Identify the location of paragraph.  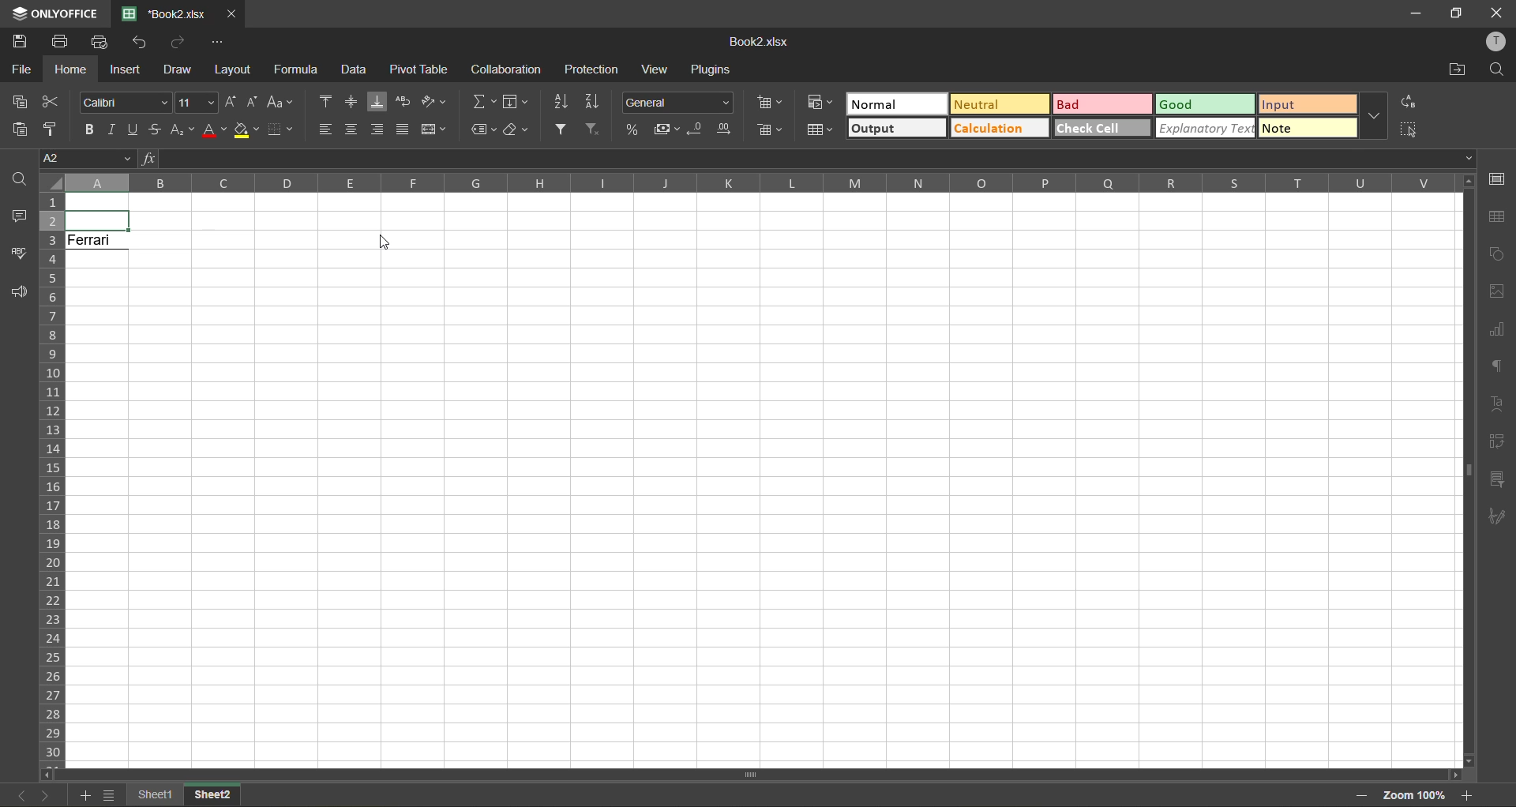
(1497, 366).